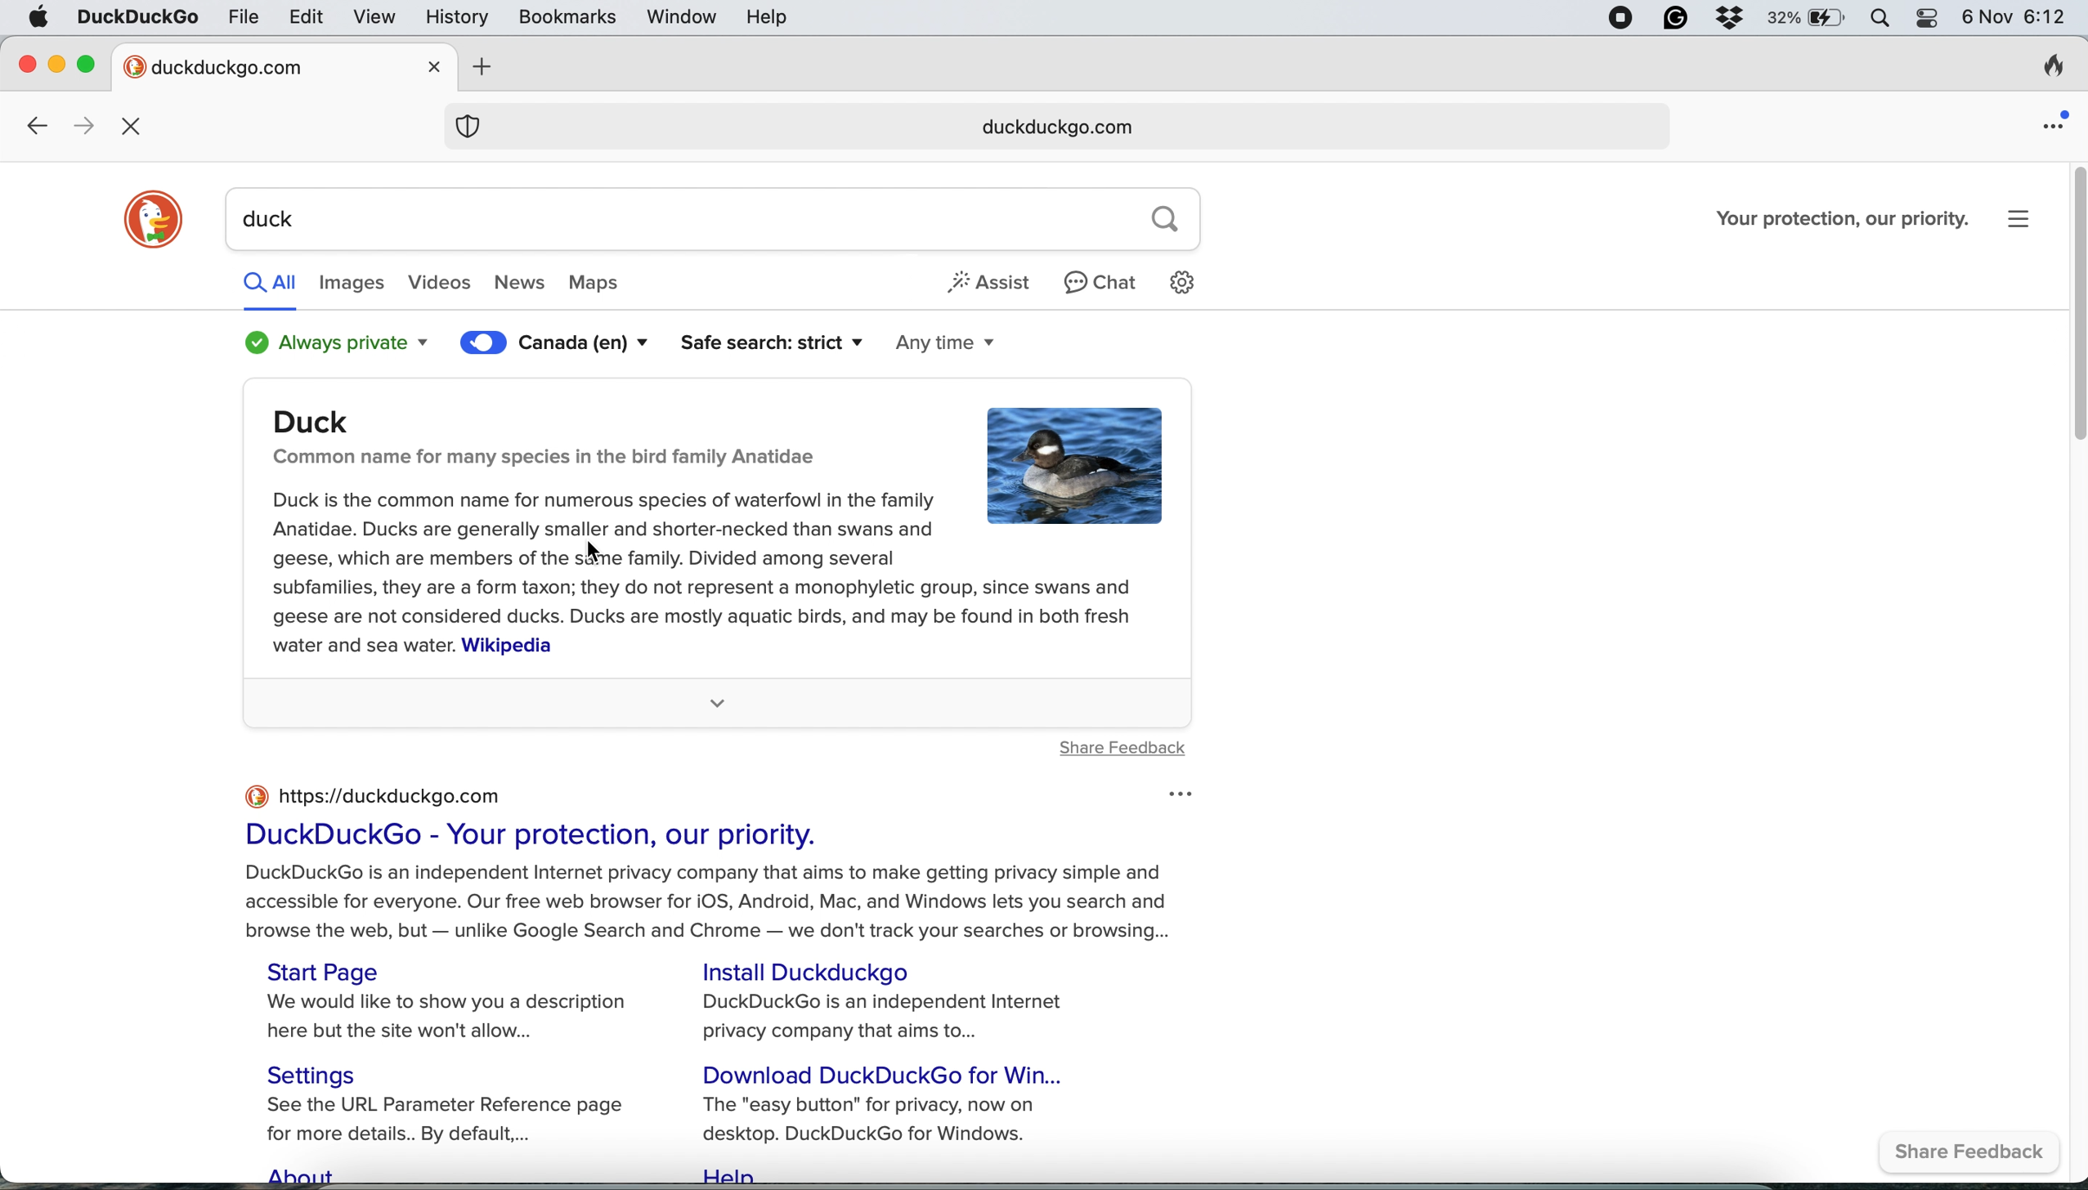 This screenshot has height=1190, width=2088. I want to click on maps, so click(610, 284).